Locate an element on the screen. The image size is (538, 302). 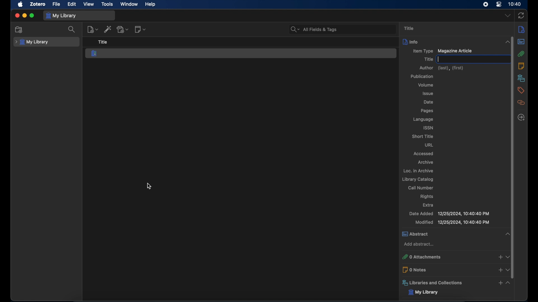
cursor is located at coordinates (150, 186).